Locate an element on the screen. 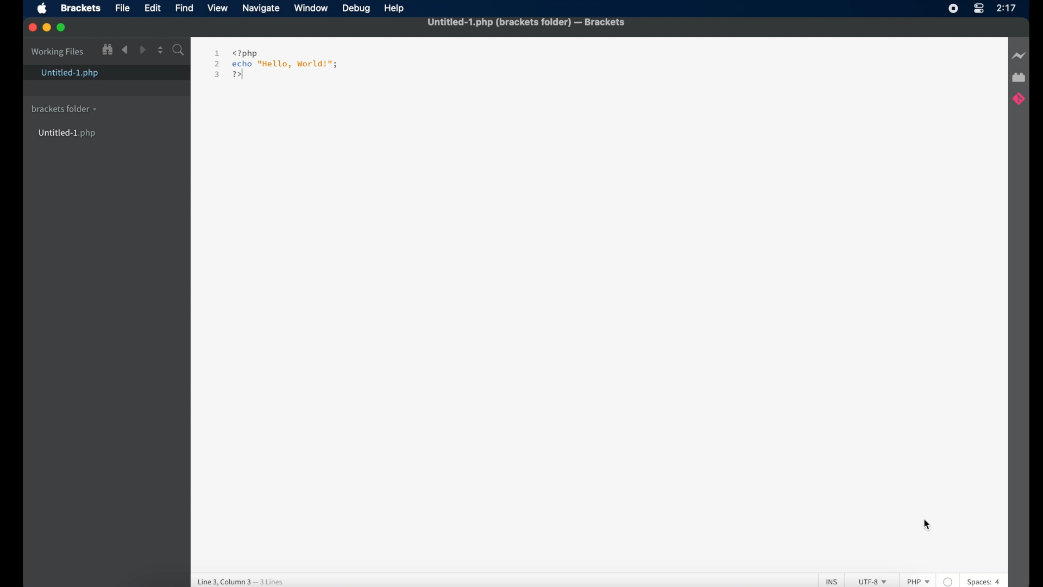  extensions manager is located at coordinates (1019, 77).